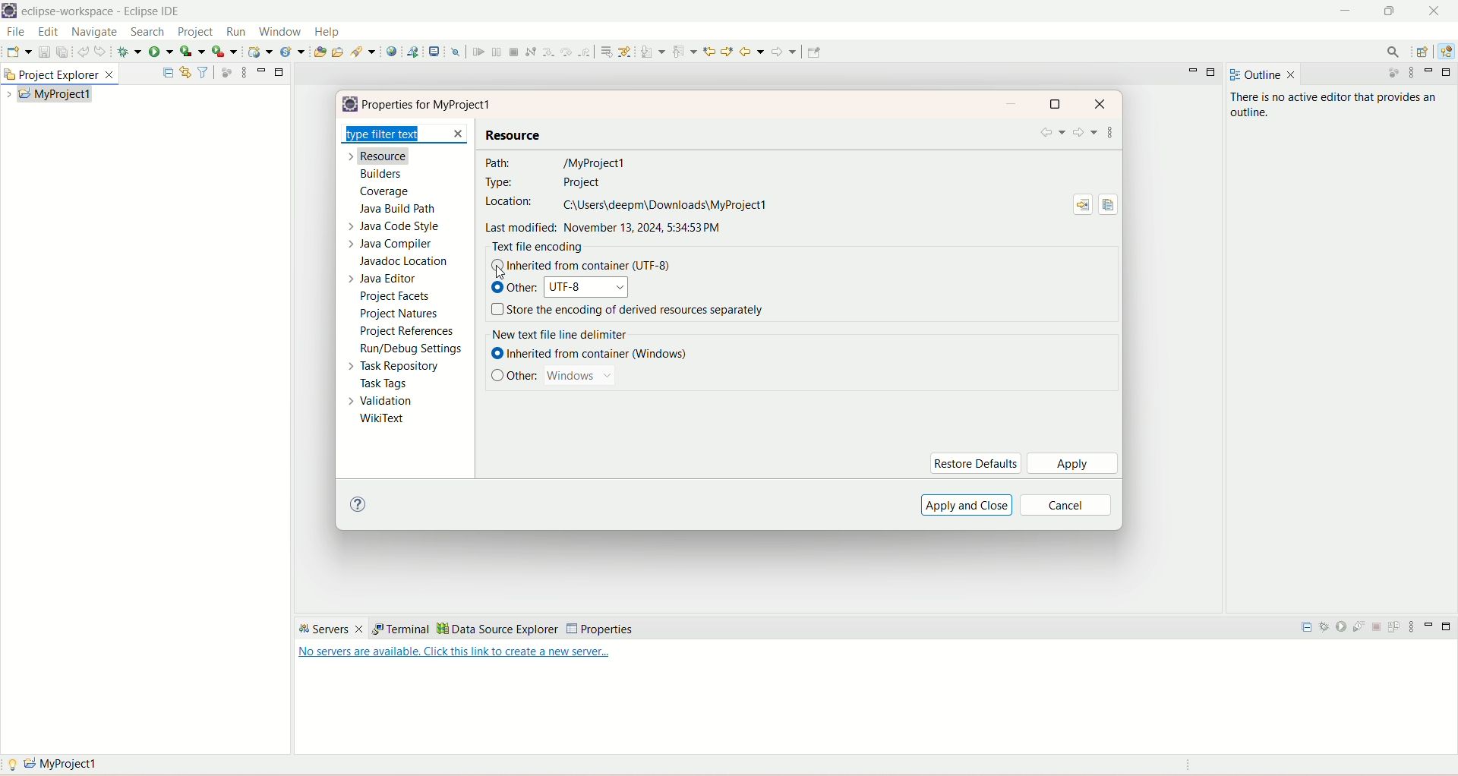 The width and height of the screenshot is (1458, 776). I want to click on inherited from container, so click(601, 356).